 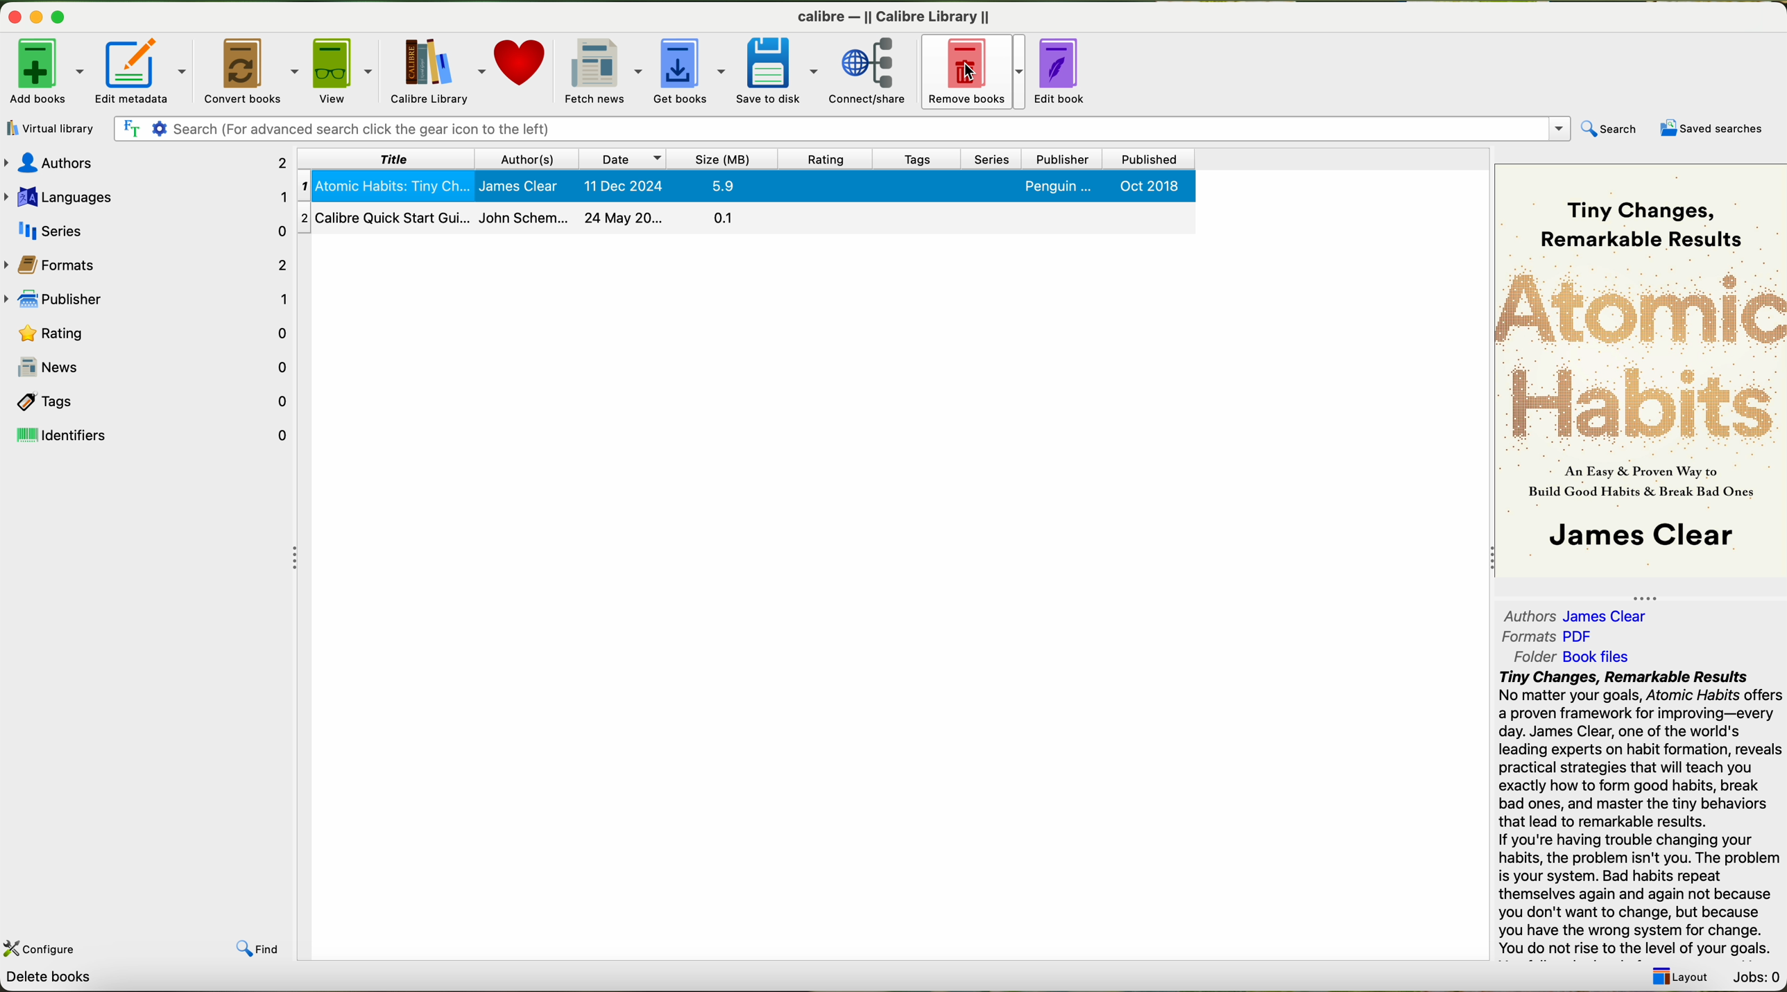 What do you see at coordinates (250, 70) in the screenshot?
I see `convert books` at bounding box center [250, 70].